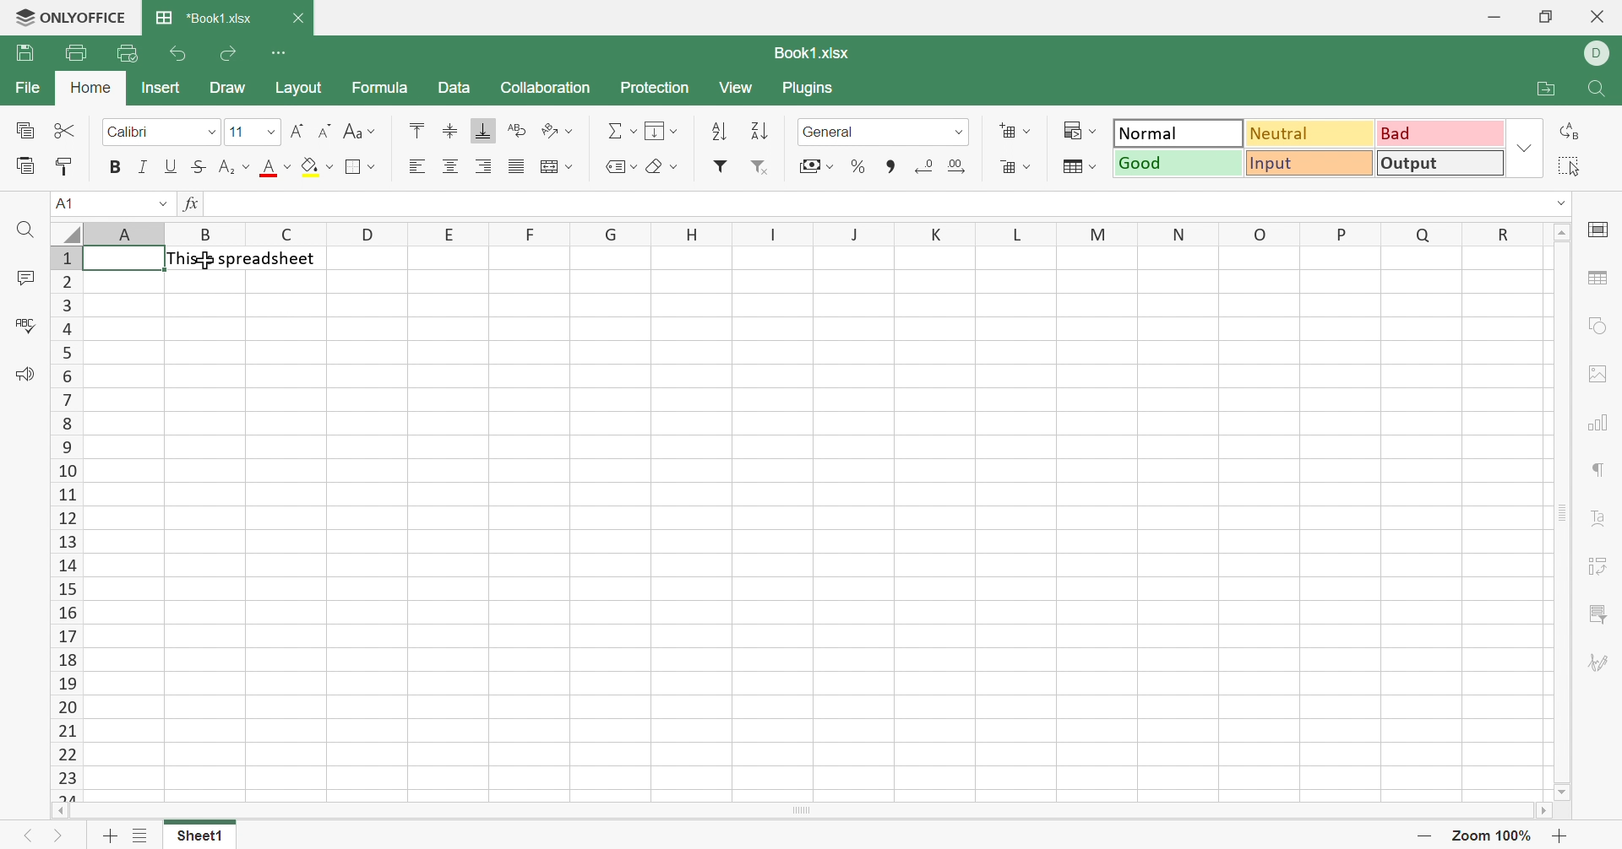 The image size is (1622, 849). What do you see at coordinates (66, 166) in the screenshot?
I see `Copy Style` at bounding box center [66, 166].